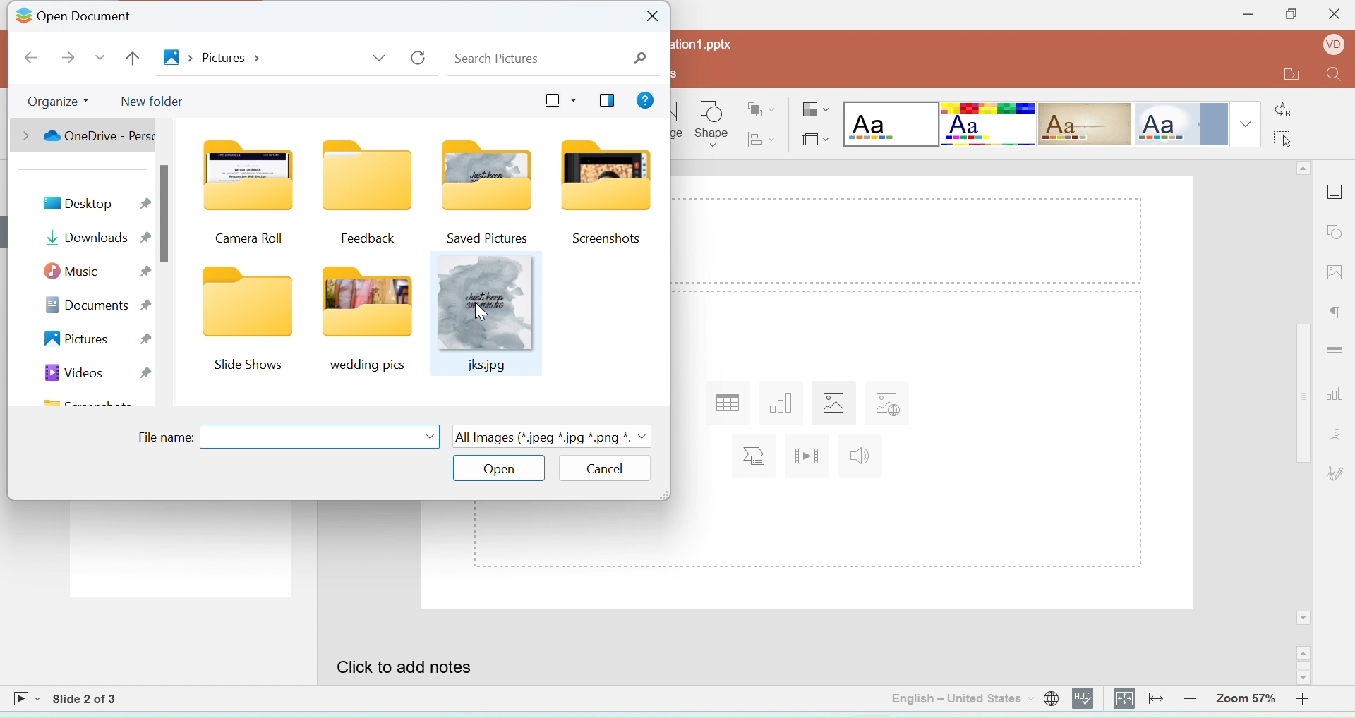  Describe the element at coordinates (1337, 190) in the screenshot. I see `Slide settings` at that location.